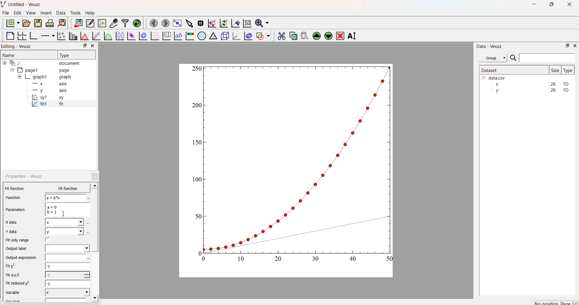  What do you see at coordinates (6, 13) in the screenshot?
I see `File` at bounding box center [6, 13].